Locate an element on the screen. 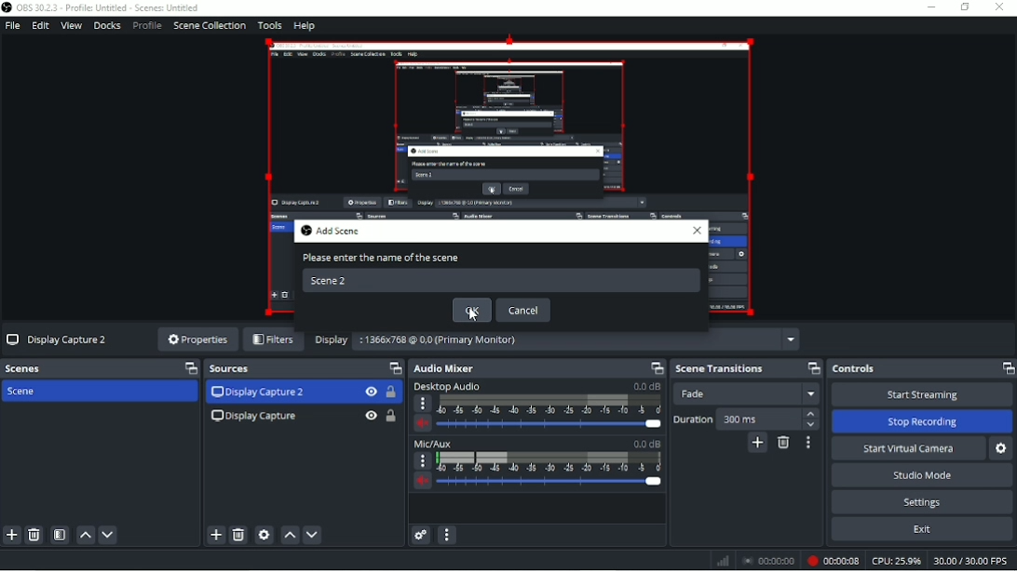 This screenshot has height=571, width=1017. Scene is located at coordinates (34, 392).